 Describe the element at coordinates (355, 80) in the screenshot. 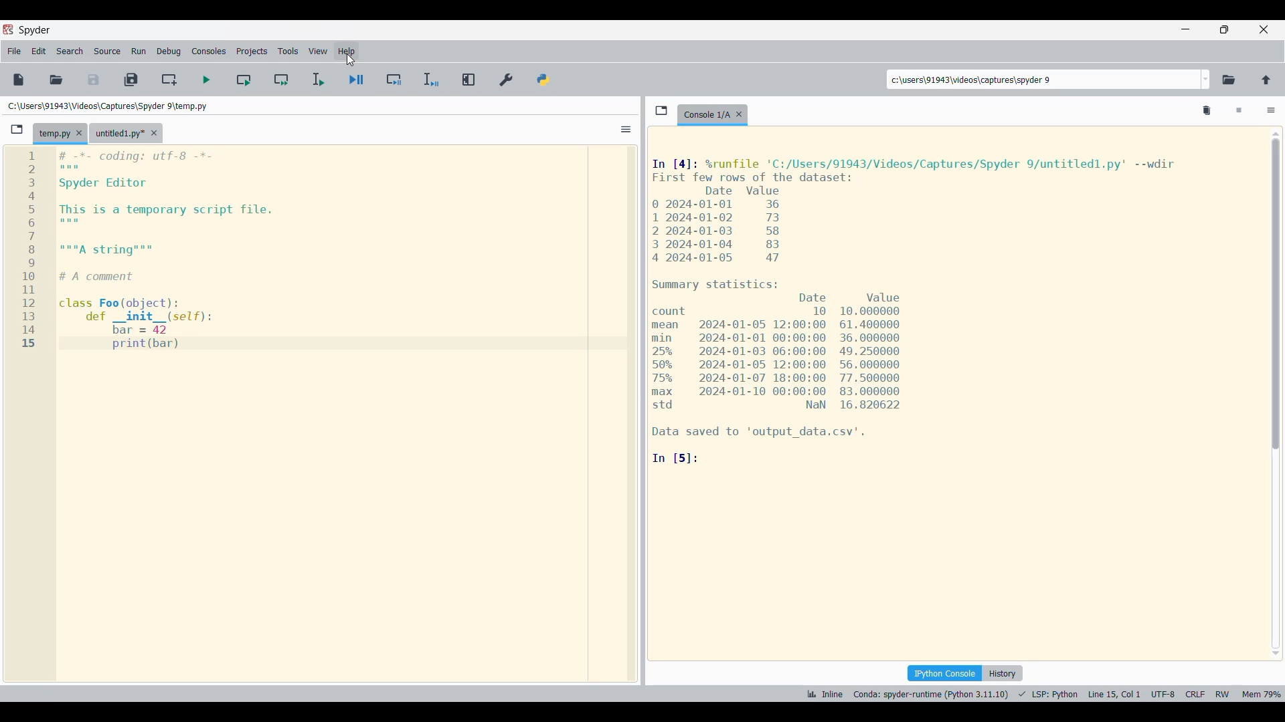

I see `Debug cell` at that location.